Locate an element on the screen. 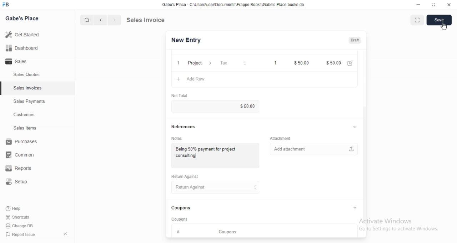 This screenshot has height=243, width=457. 1 is located at coordinates (272, 62).